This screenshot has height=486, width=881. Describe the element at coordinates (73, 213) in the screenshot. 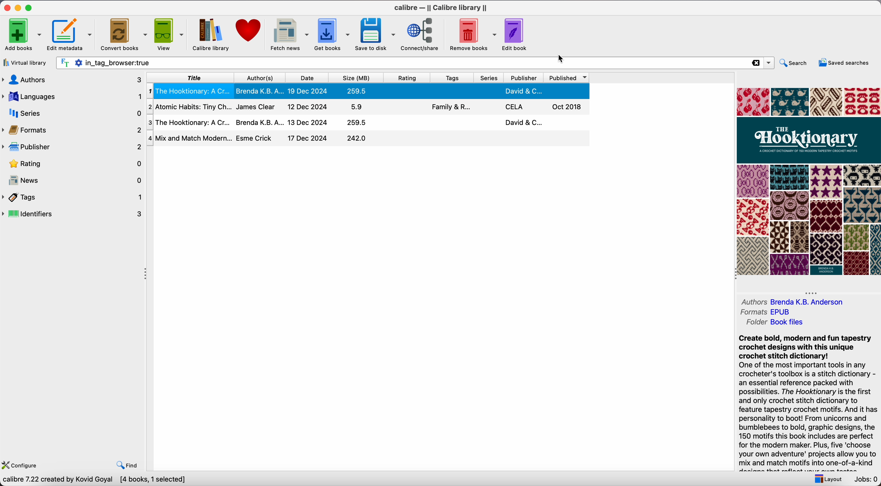

I see `identifiers` at that location.